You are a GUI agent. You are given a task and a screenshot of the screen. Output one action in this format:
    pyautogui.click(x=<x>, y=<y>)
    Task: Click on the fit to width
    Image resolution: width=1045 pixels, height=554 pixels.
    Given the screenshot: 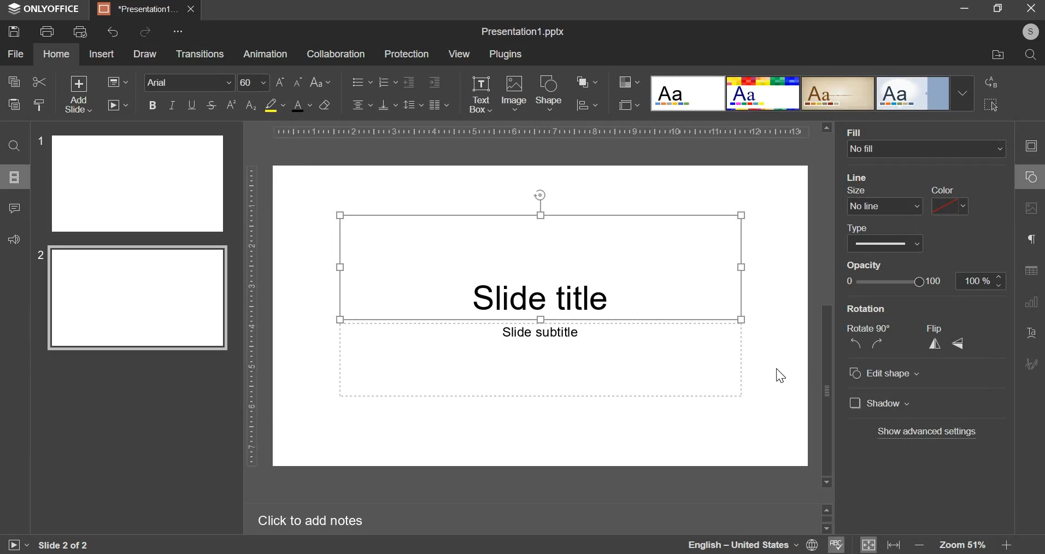 What is the action you would take?
    pyautogui.click(x=895, y=544)
    